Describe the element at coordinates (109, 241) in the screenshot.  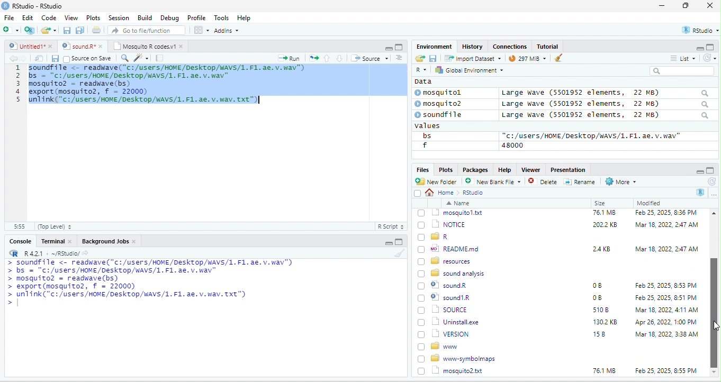
I see `Background Jobs` at that location.